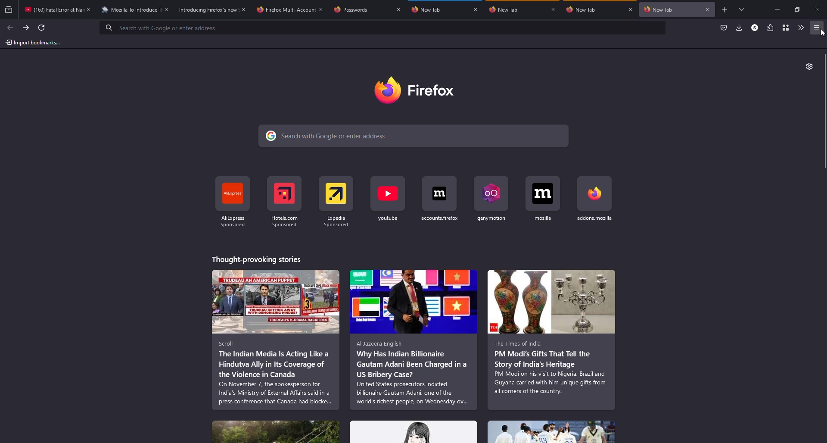 This screenshot has width=827, height=443. Describe the element at coordinates (90, 9) in the screenshot. I see `close` at that location.